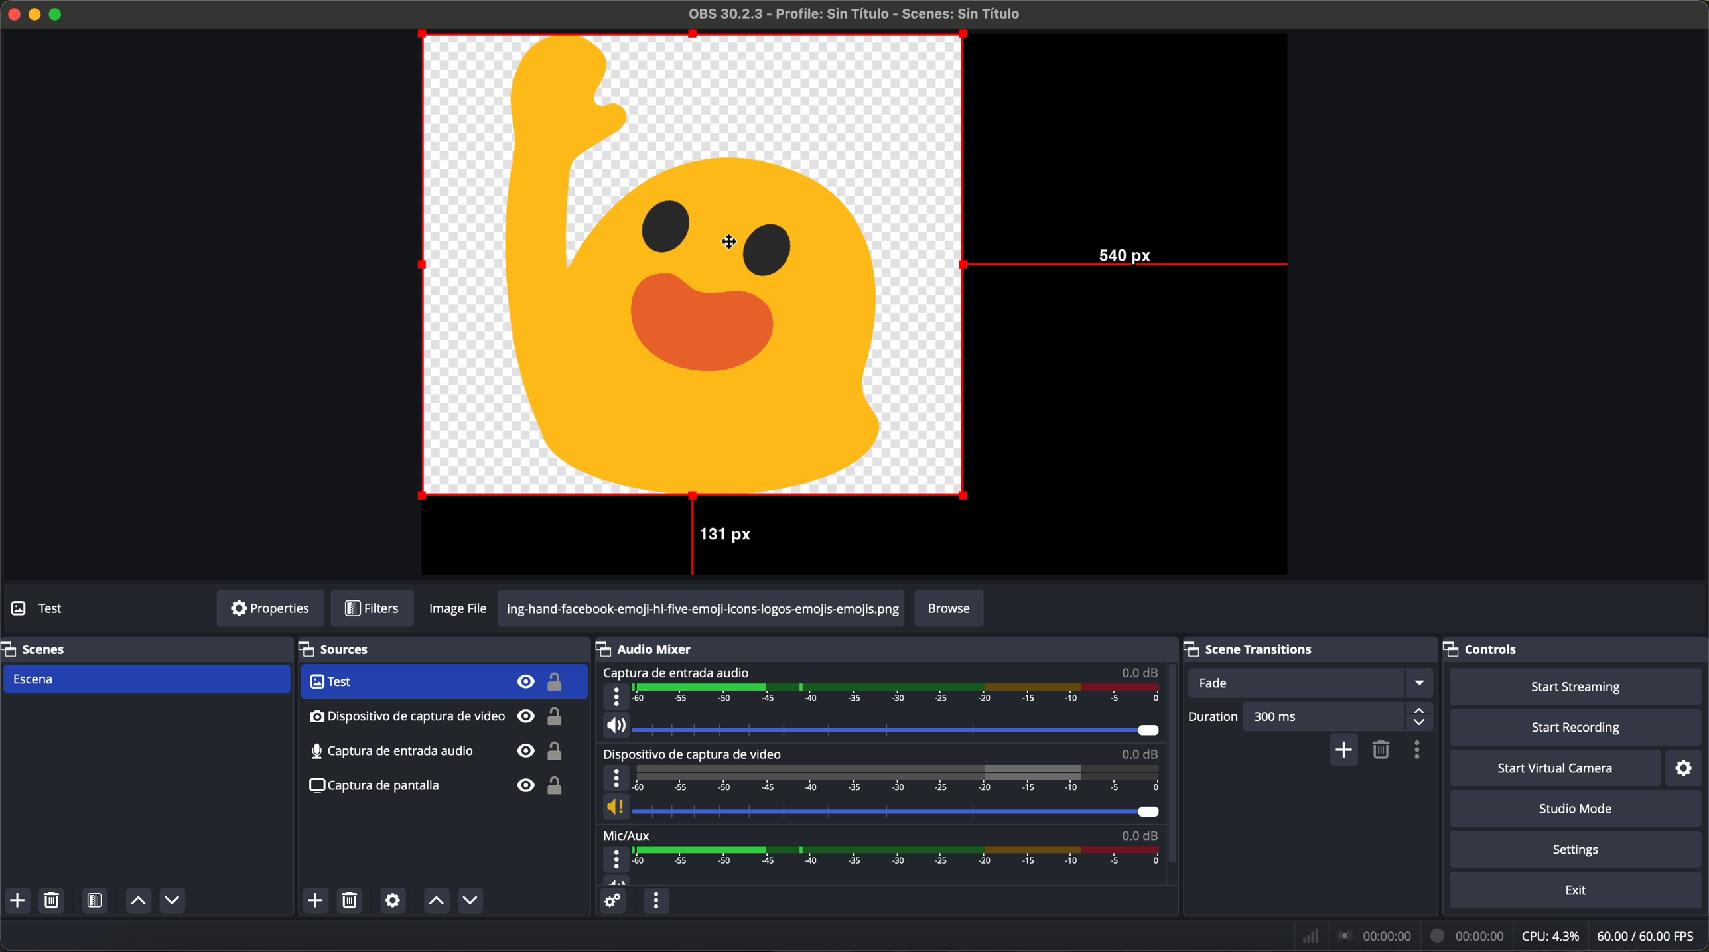 The width and height of the screenshot is (1709, 952). What do you see at coordinates (628, 834) in the screenshot?
I see `mic/aux` at bounding box center [628, 834].